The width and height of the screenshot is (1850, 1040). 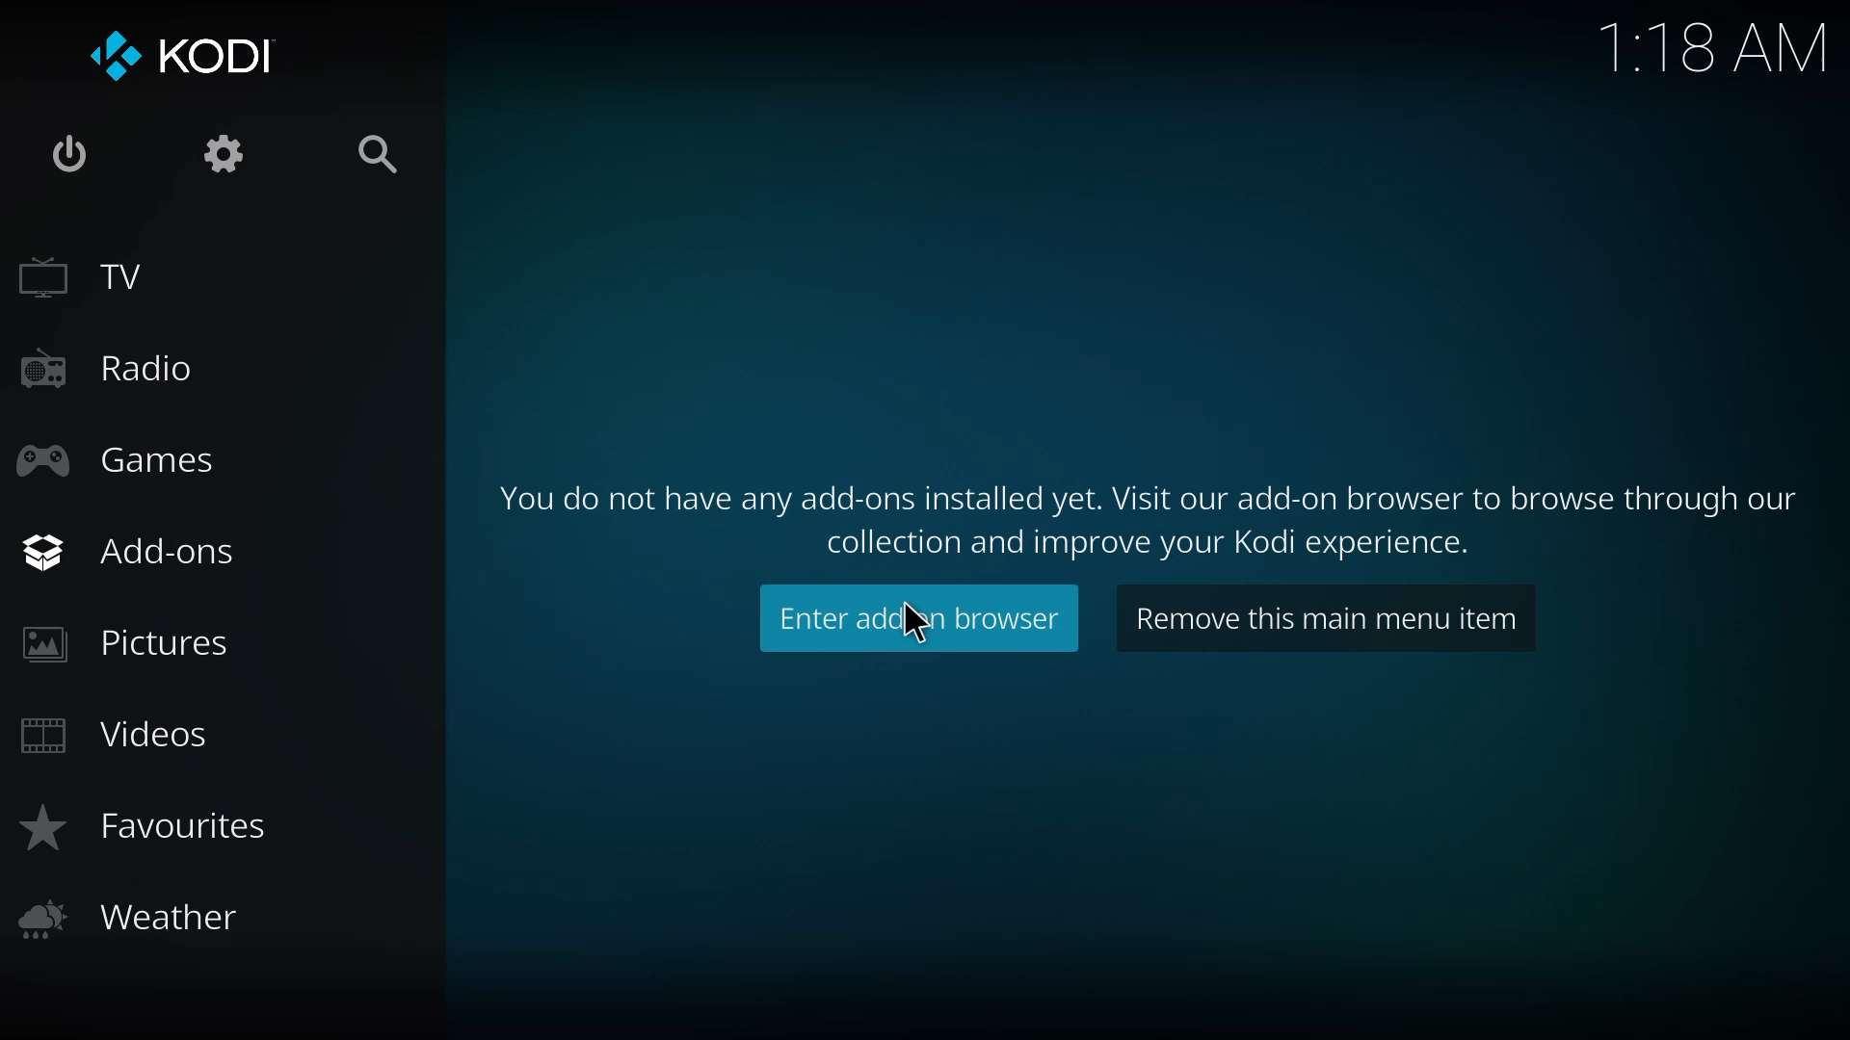 What do you see at coordinates (195, 53) in the screenshot?
I see `kodi` at bounding box center [195, 53].